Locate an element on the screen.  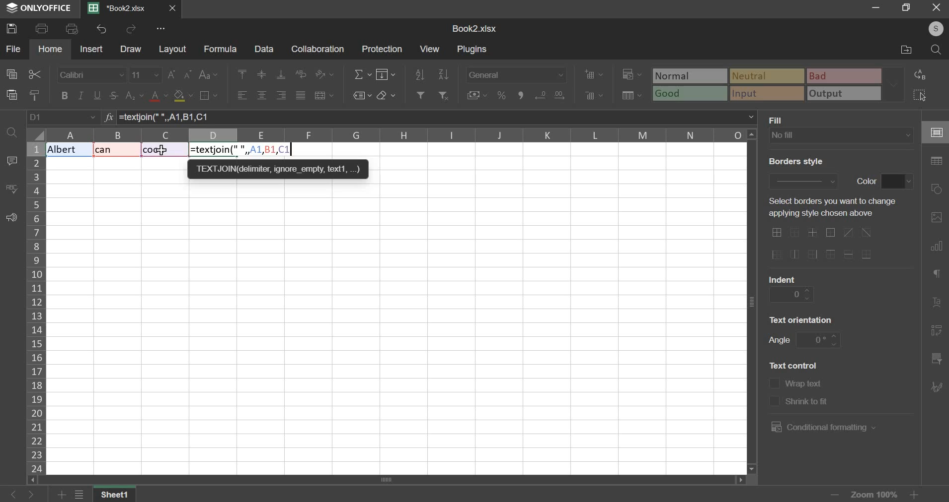
resize is located at coordinates (904, 9).